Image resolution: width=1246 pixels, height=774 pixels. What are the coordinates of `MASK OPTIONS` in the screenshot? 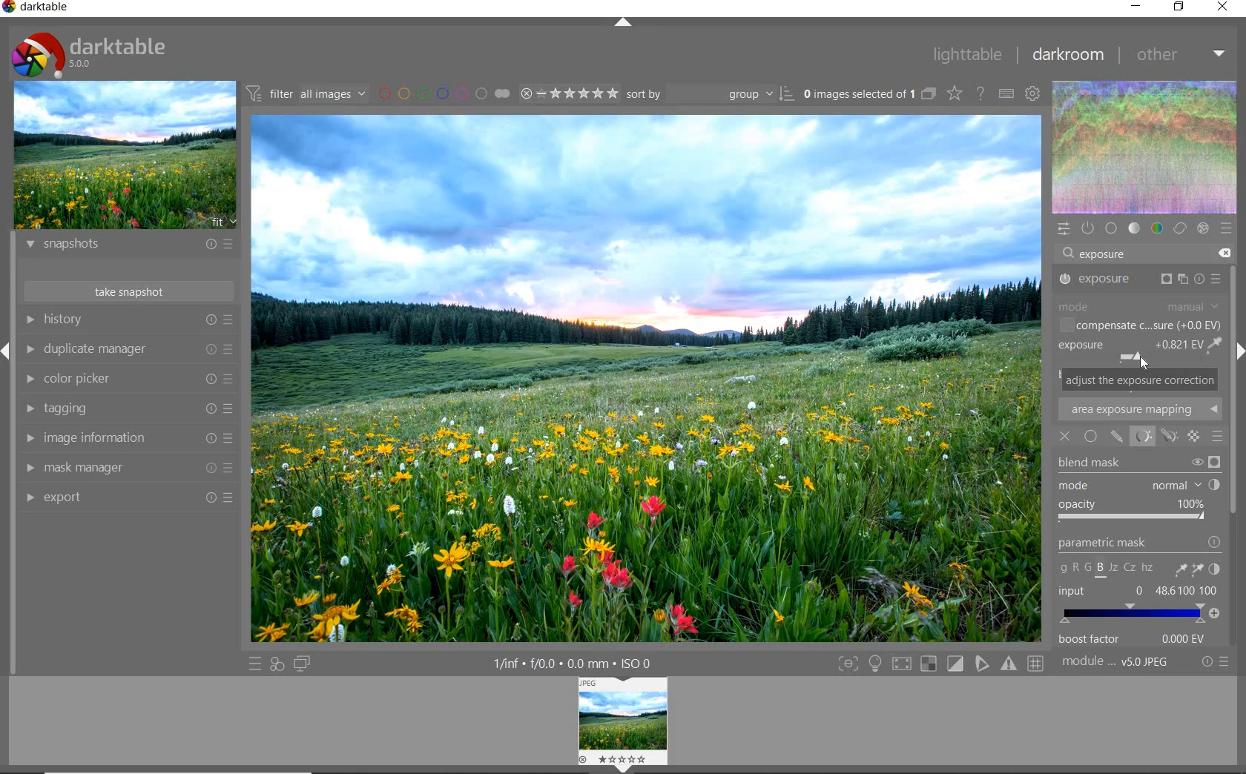 It's located at (1155, 437).